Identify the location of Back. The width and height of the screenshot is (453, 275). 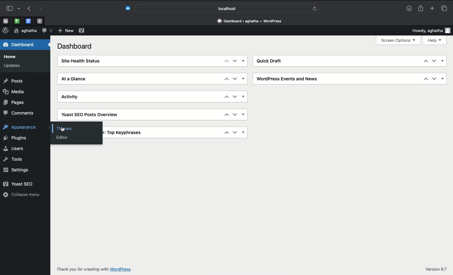
(29, 9).